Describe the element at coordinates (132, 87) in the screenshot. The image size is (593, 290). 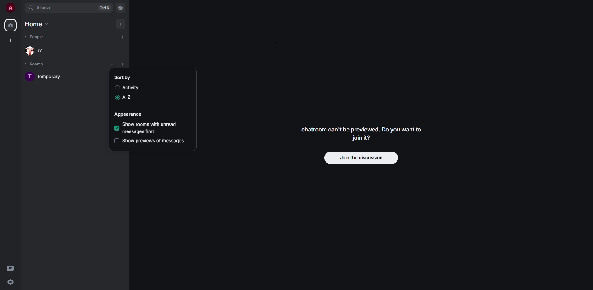
I see `activity` at that location.